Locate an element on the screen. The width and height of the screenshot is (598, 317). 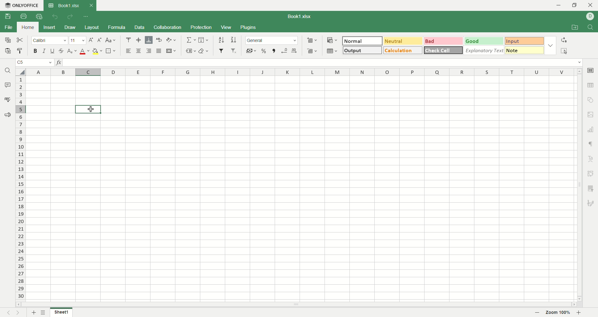
increase font size is located at coordinates (91, 41).